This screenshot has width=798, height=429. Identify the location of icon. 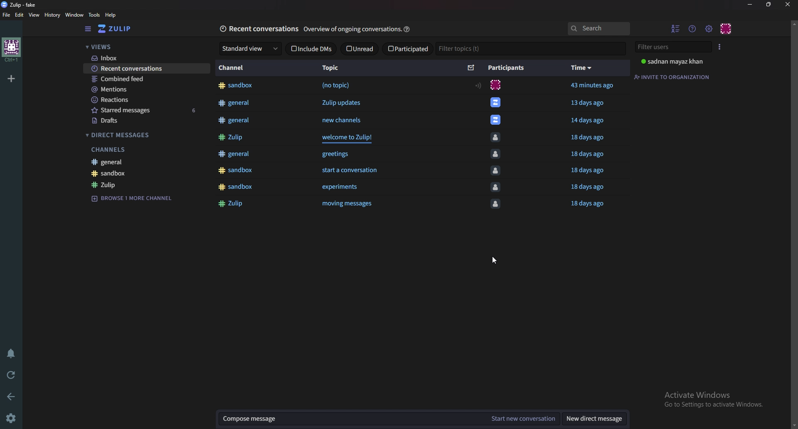
(496, 156).